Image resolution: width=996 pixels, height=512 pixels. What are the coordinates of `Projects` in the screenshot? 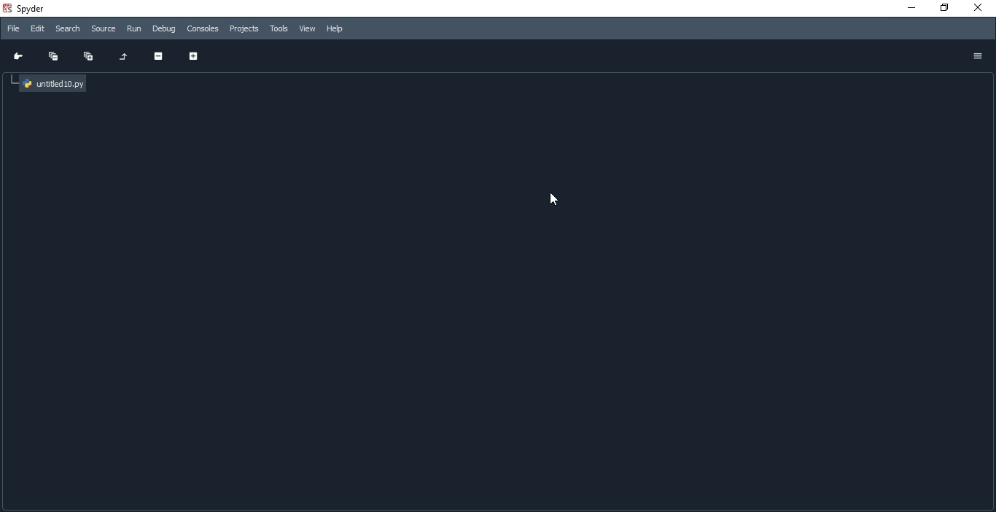 It's located at (244, 28).